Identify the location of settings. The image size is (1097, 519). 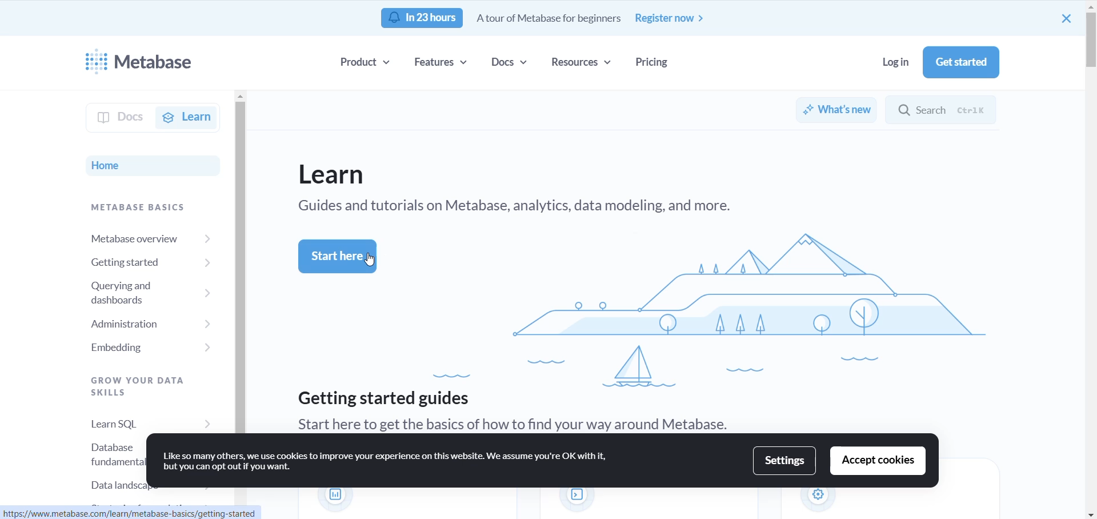
(786, 461).